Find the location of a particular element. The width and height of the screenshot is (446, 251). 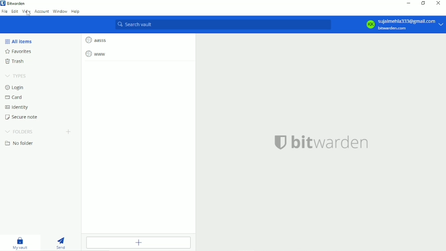

Minimize is located at coordinates (407, 4).